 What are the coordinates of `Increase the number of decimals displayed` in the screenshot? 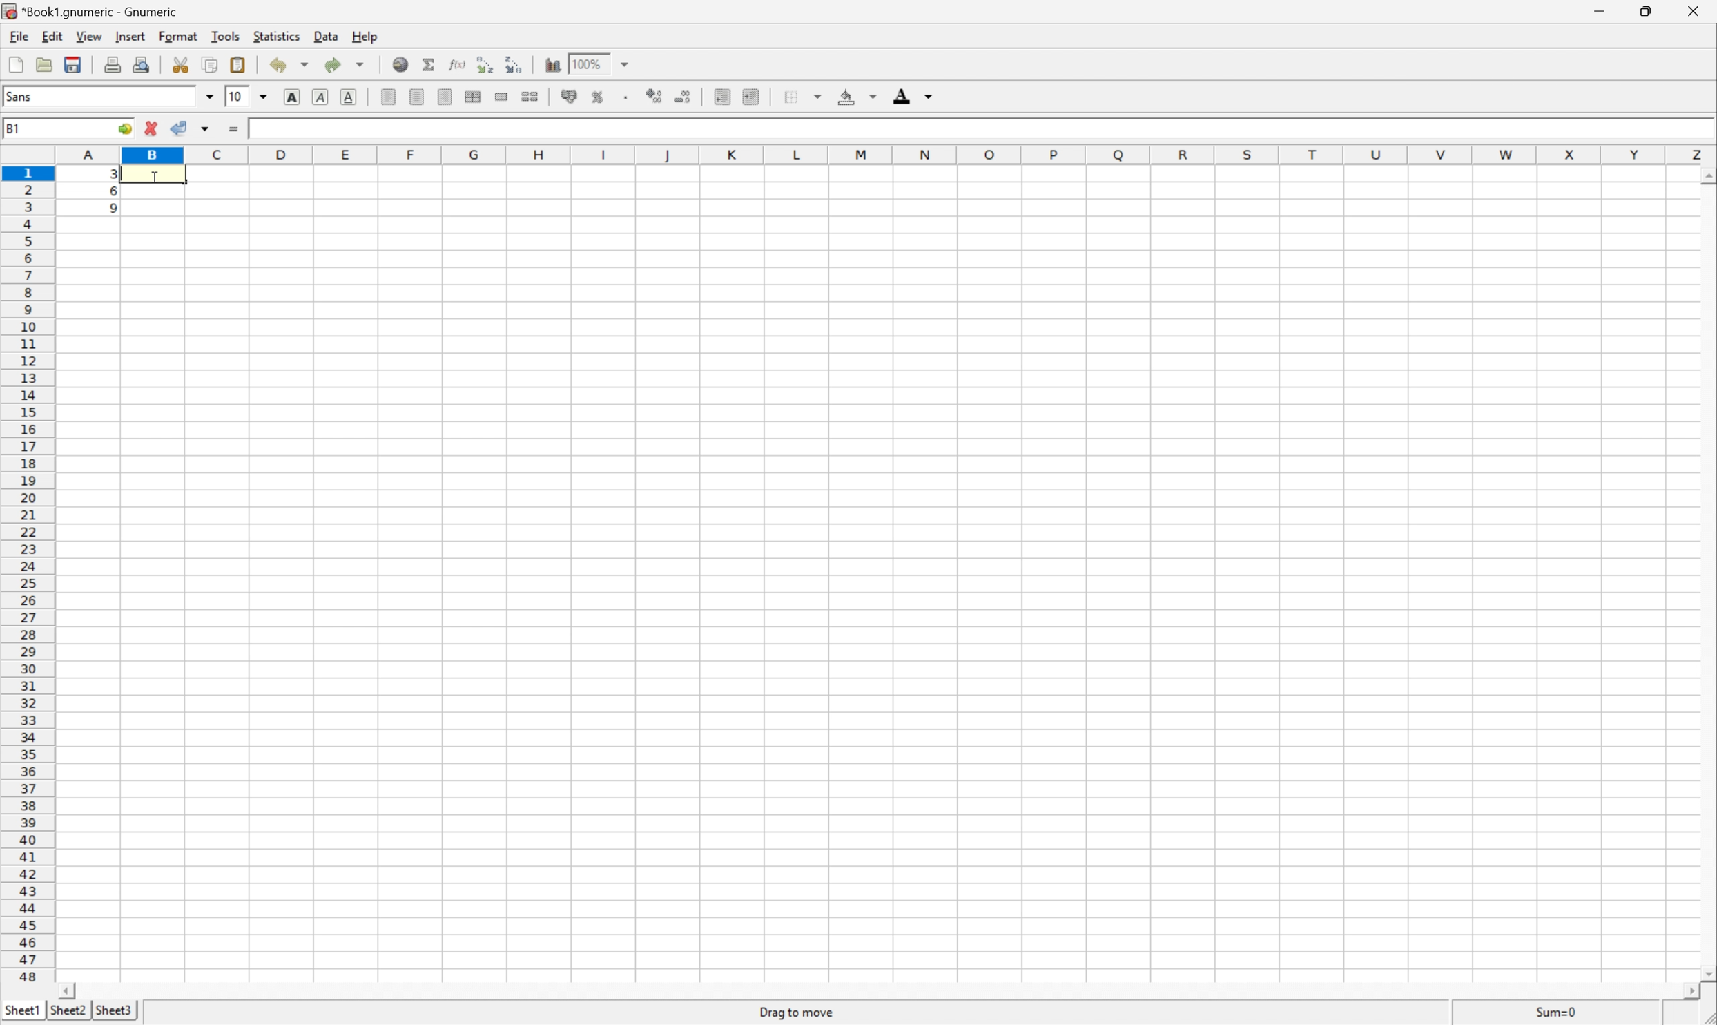 It's located at (656, 95).